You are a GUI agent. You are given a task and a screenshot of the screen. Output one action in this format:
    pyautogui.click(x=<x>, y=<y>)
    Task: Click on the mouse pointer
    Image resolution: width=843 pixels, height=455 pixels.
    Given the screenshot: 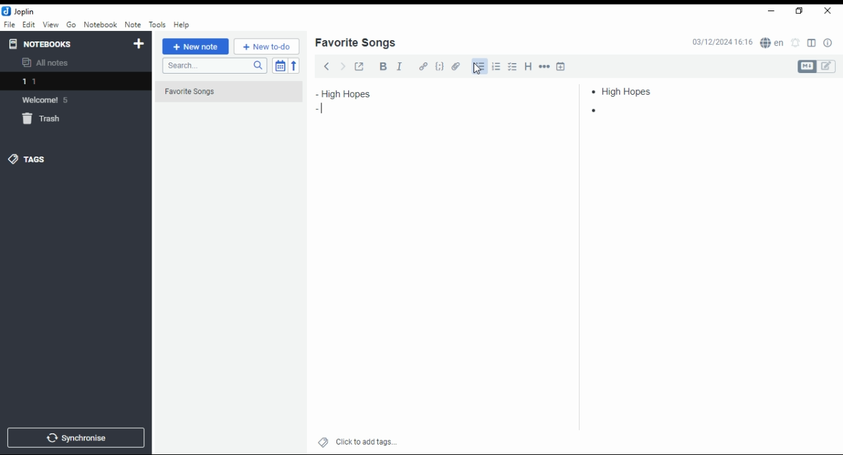 What is the action you would take?
    pyautogui.click(x=477, y=68)
    